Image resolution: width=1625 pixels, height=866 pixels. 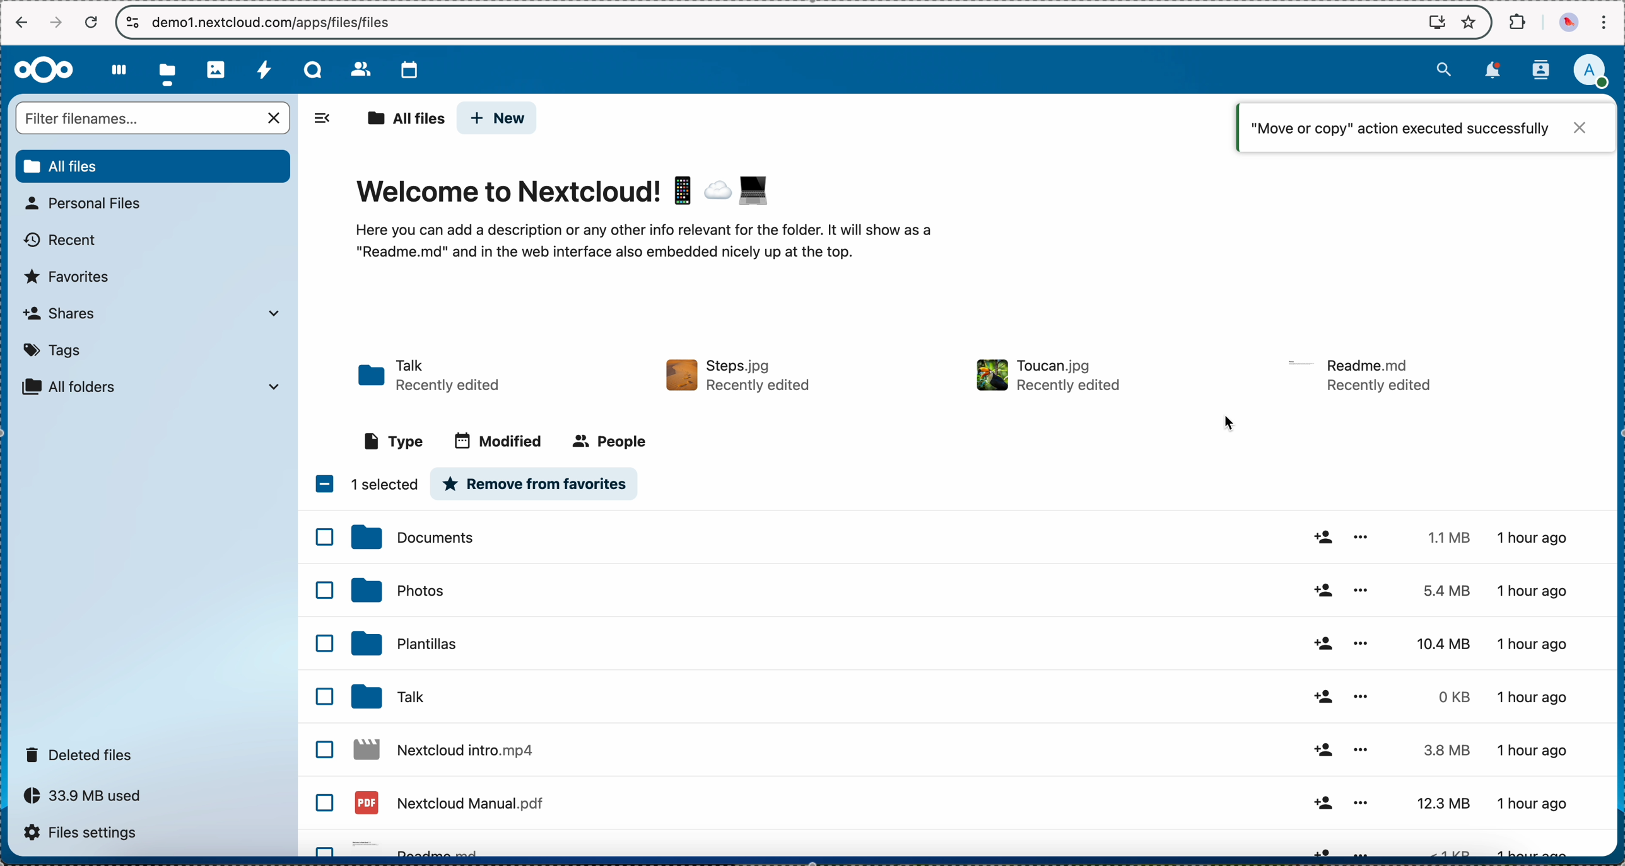 I want to click on favorites, so click(x=1467, y=21).